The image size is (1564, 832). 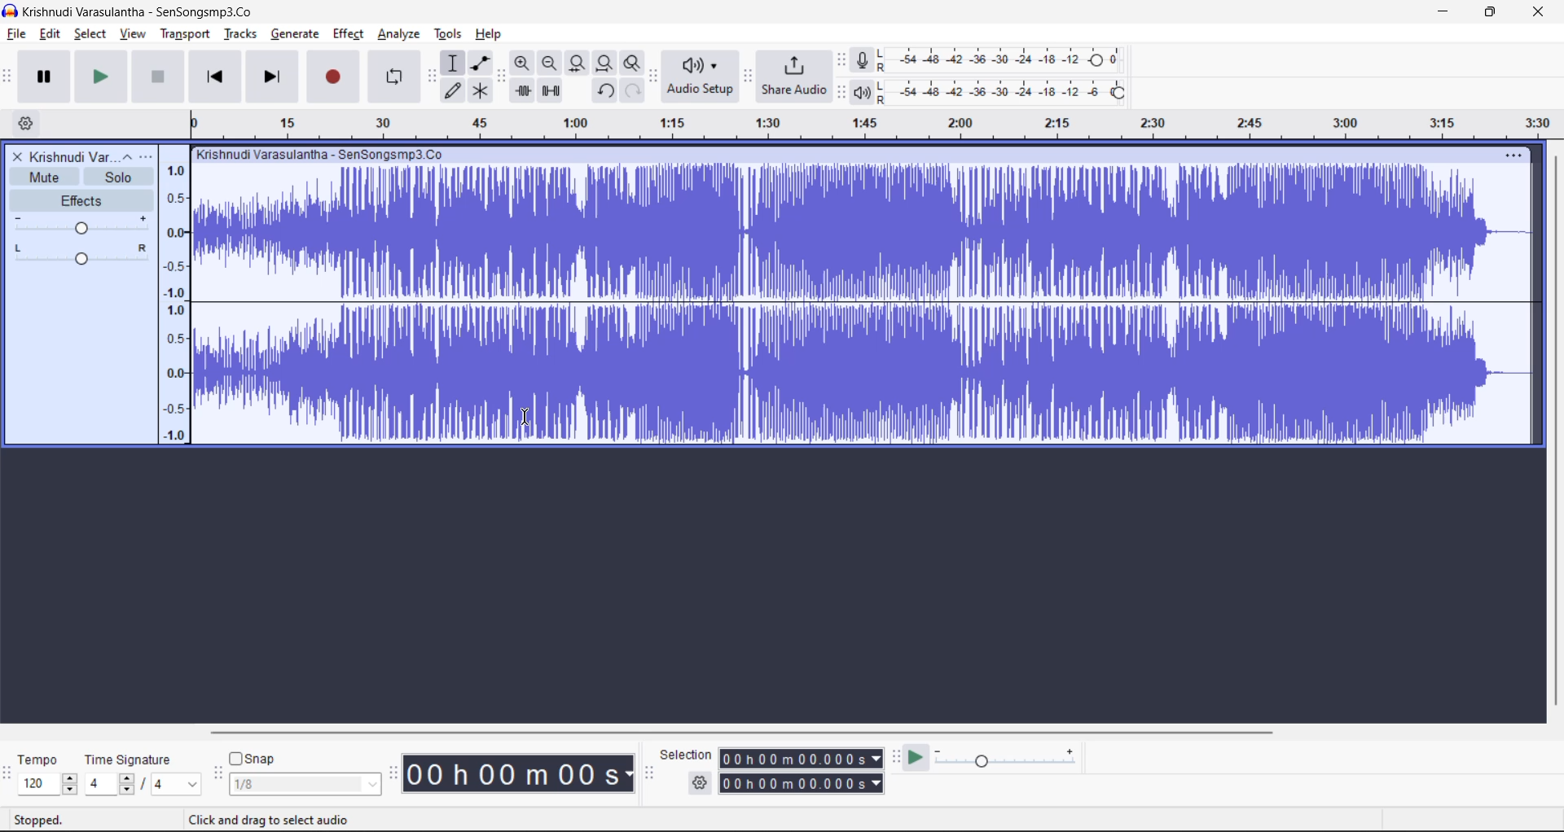 What do you see at coordinates (897, 756) in the screenshot?
I see `play at speed toolbar` at bounding box center [897, 756].